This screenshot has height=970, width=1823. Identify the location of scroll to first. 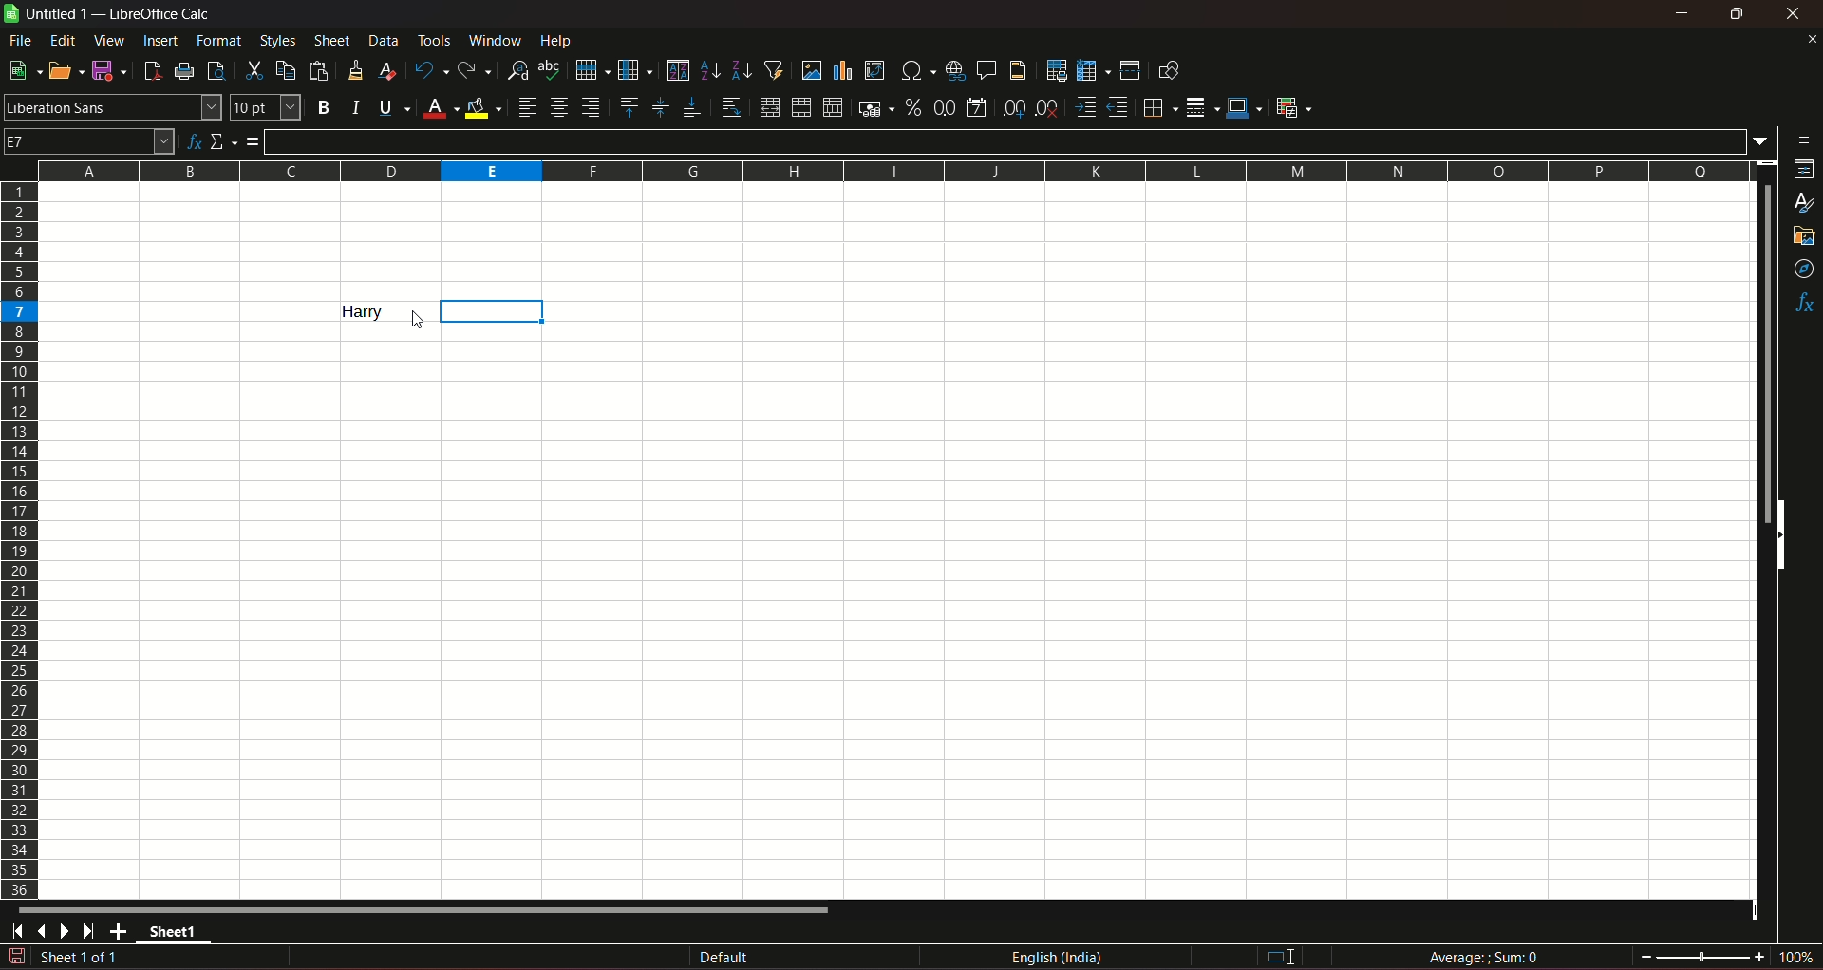
(11, 934).